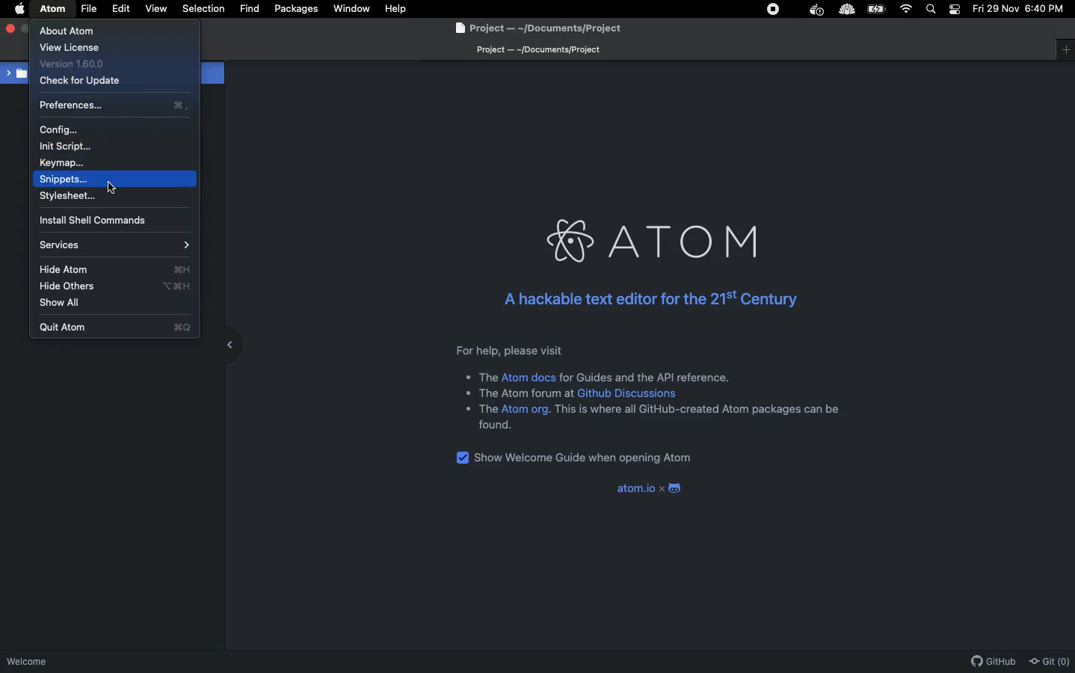  Describe the element at coordinates (116, 268) in the screenshot. I see `Hide Atom` at that location.